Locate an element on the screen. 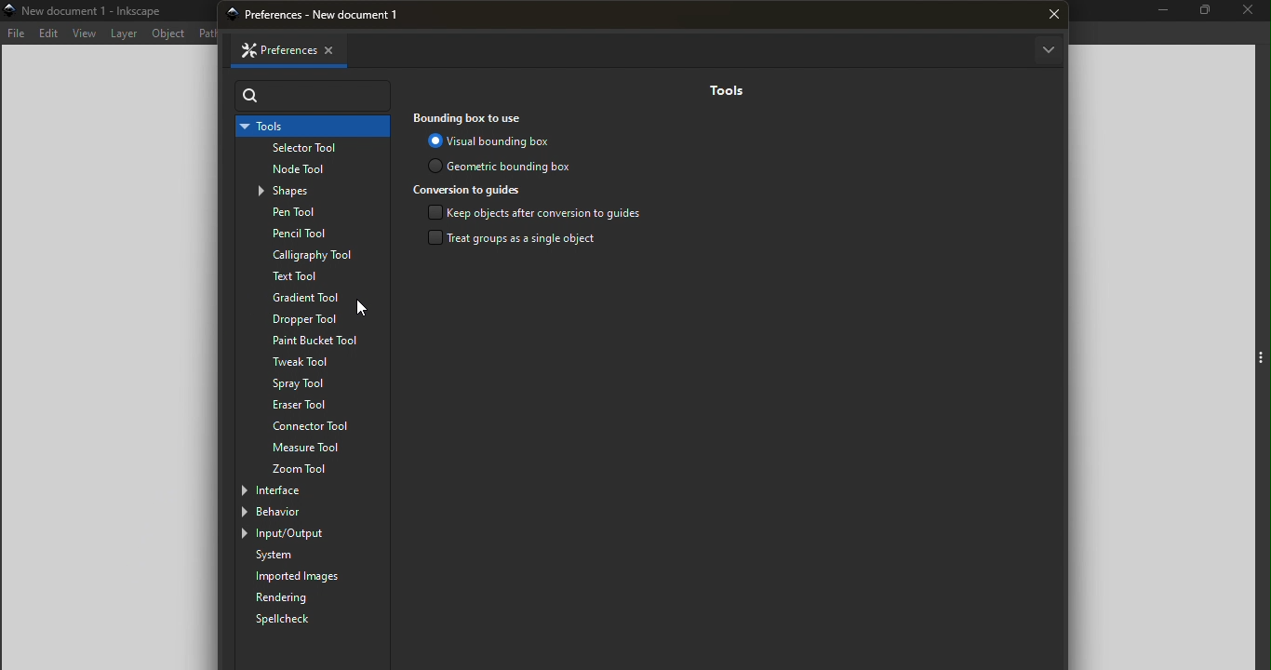  Bounding box to use is located at coordinates (475, 117).